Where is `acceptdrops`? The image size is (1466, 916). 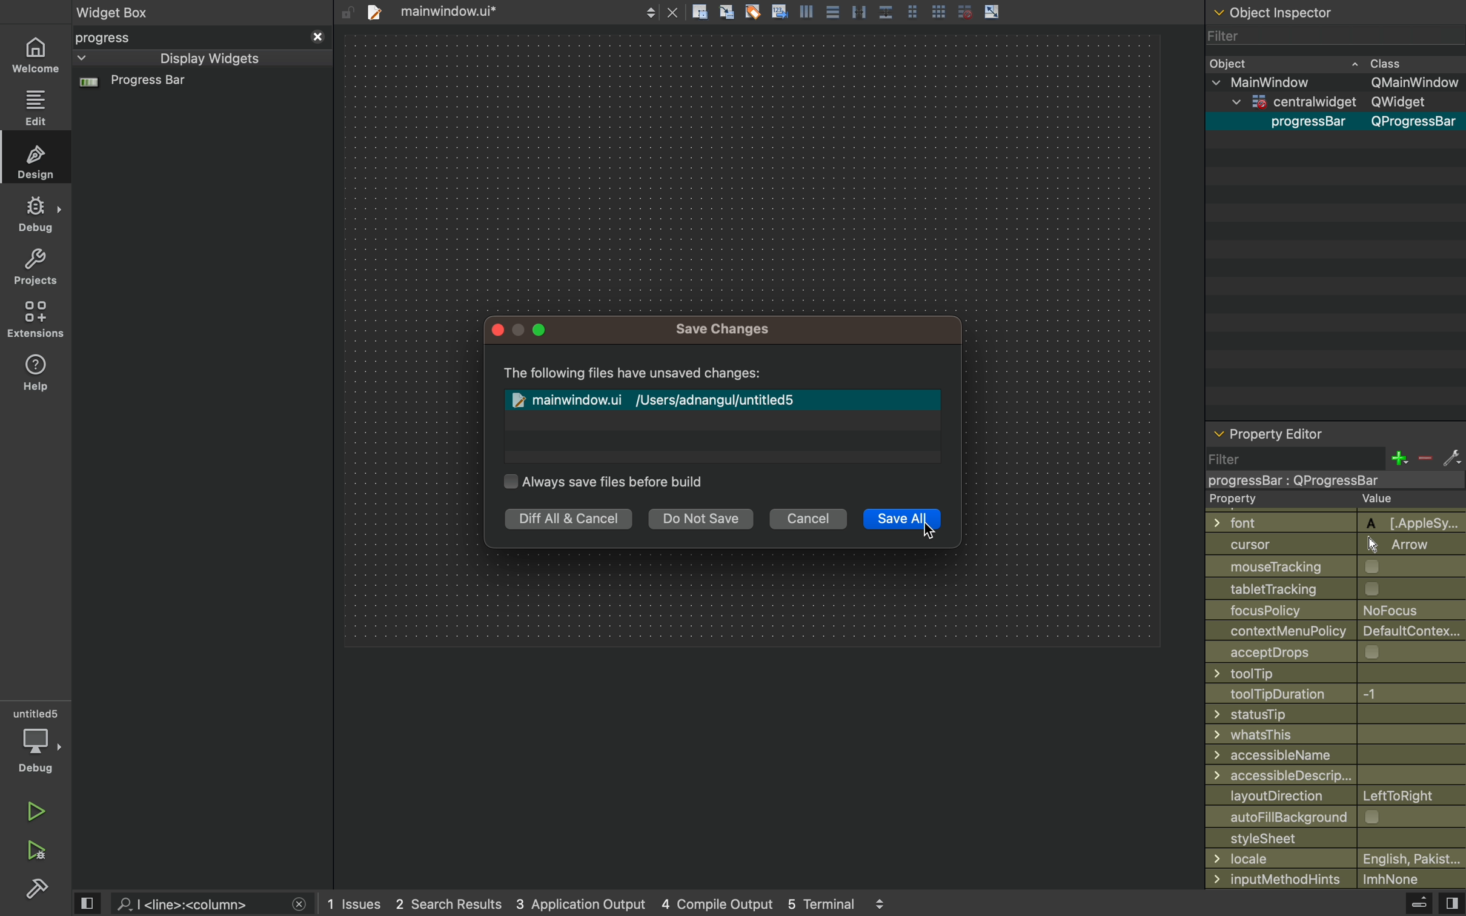
acceptdrops is located at coordinates (1325, 651).